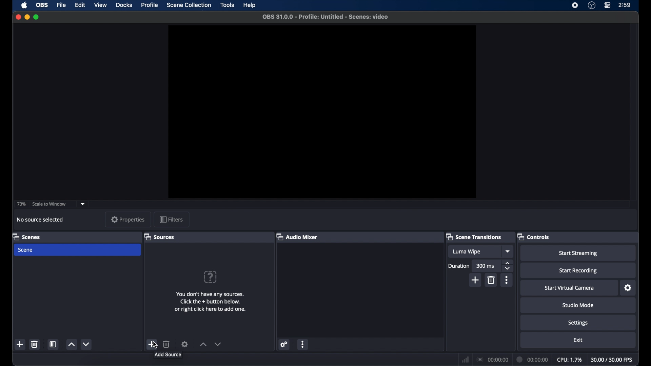 Image resolution: width=651 pixels, height=366 pixels. Describe the element at coordinates (475, 280) in the screenshot. I see `add` at that location.